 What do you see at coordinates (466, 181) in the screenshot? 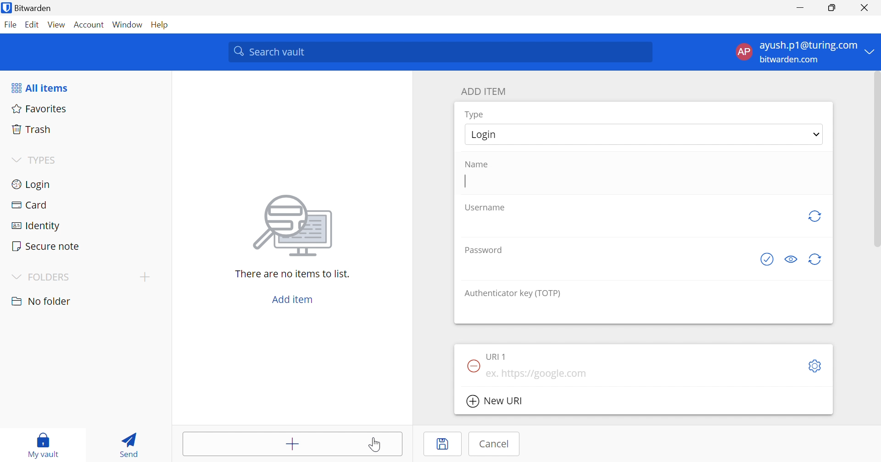
I see `Typing carsor` at bounding box center [466, 181].